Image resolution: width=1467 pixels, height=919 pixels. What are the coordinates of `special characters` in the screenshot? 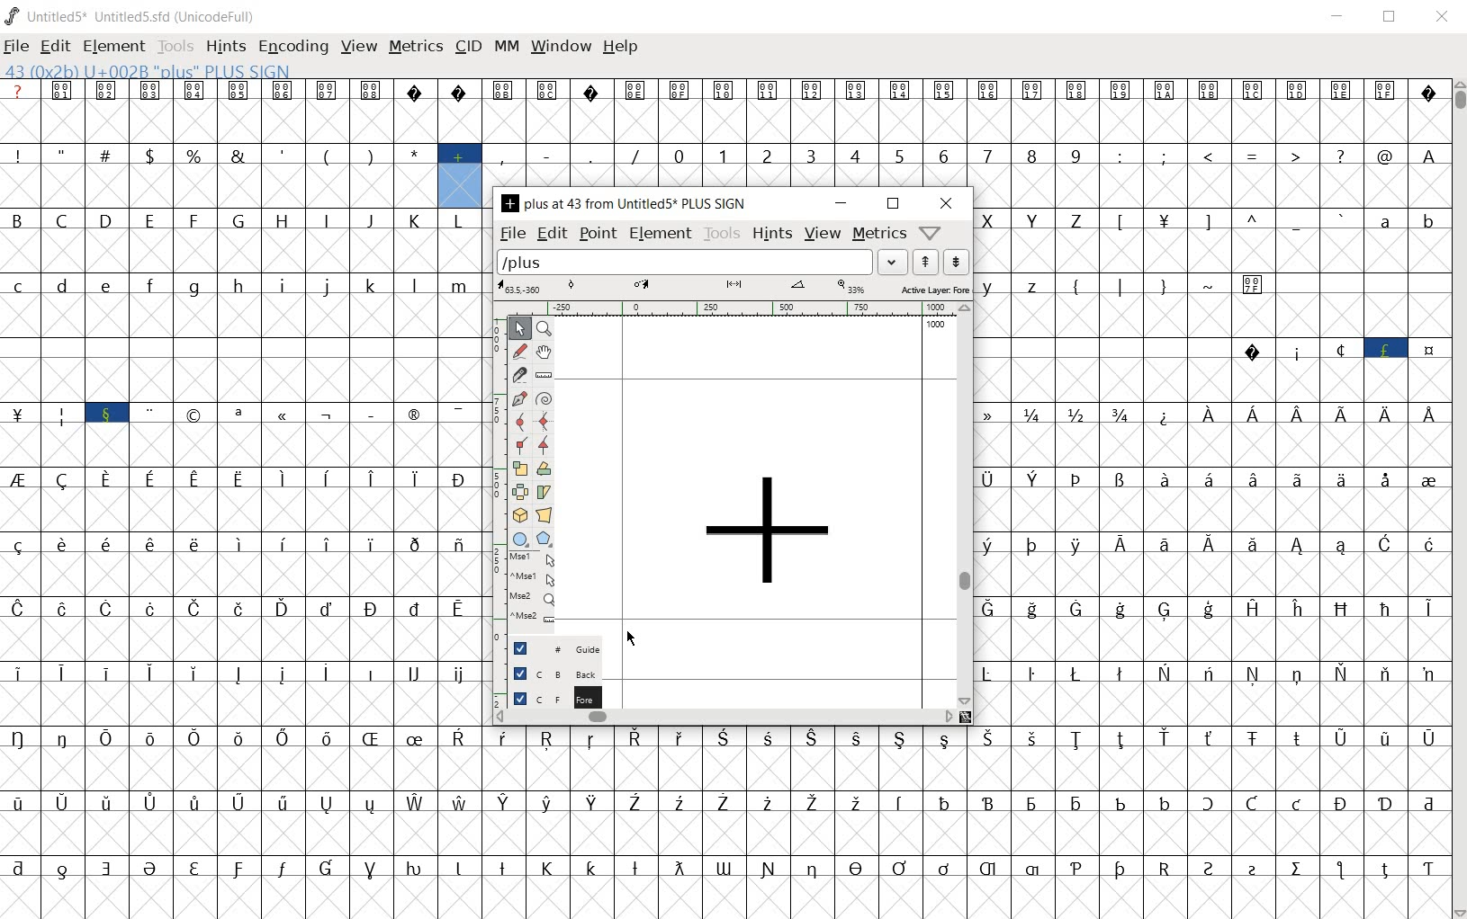 It's located at (310, 436).